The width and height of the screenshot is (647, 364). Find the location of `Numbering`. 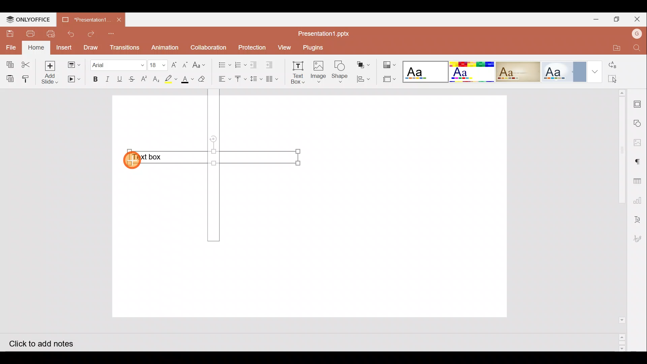

Numbering is located at coordinates (241, 63).